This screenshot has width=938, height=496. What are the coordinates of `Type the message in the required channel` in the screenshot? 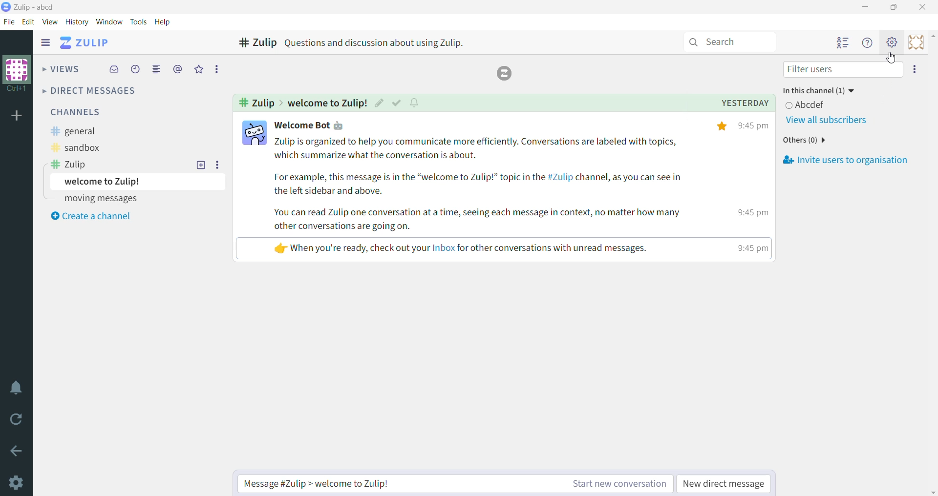 It's located at (392, 484).